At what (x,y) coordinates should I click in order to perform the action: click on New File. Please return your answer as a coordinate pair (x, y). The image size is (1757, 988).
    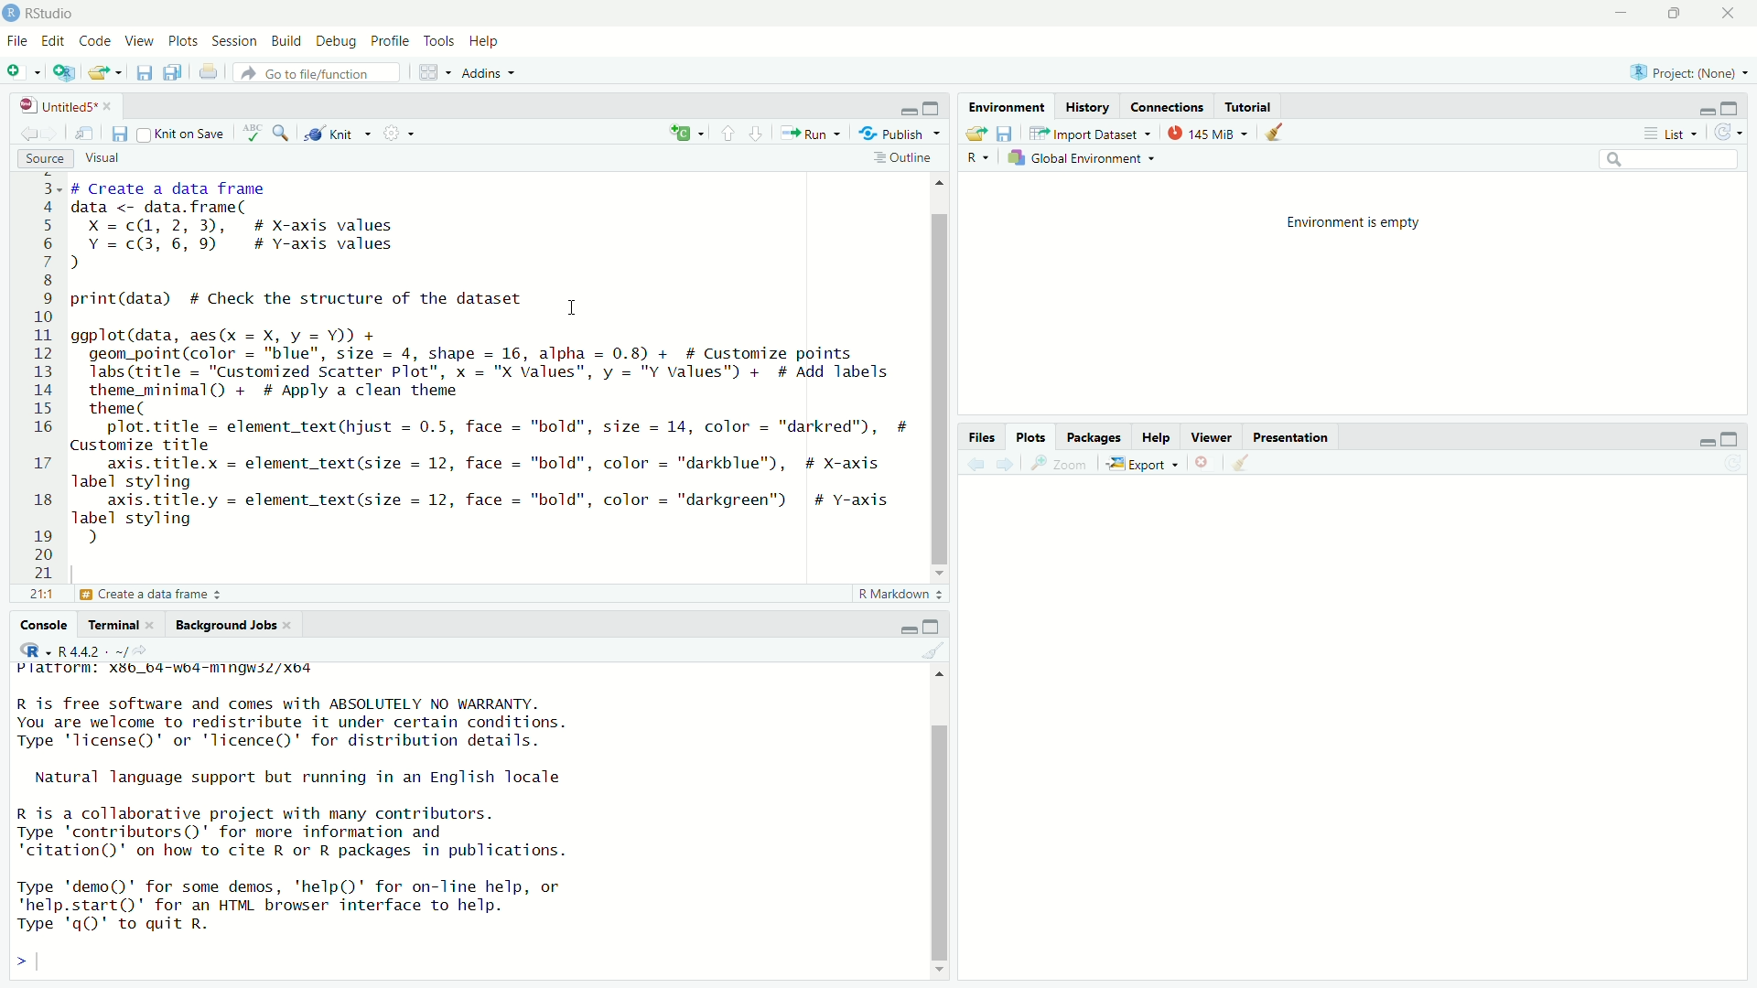
    Looking at the image, I should click on (21, 70).